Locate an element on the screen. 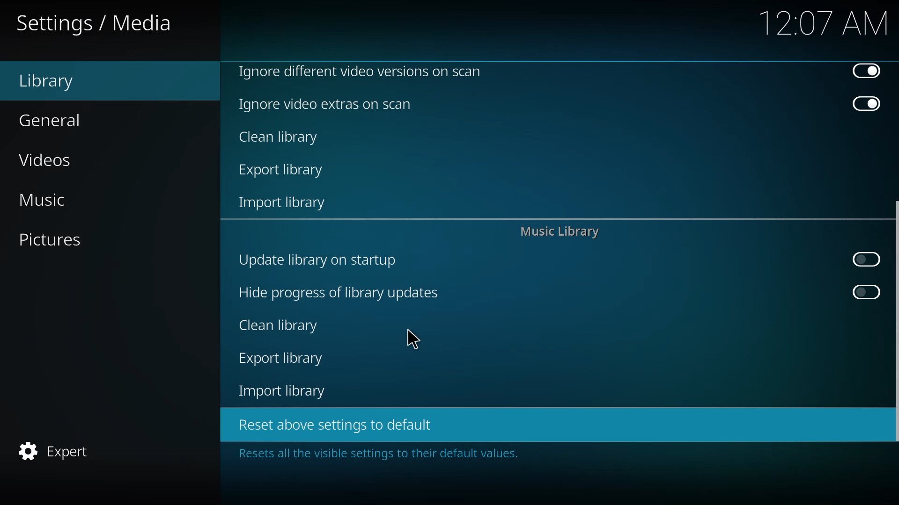 Image resolution: width=899 pixels, height=505 pixels. export is located at coordinates (284, 171).